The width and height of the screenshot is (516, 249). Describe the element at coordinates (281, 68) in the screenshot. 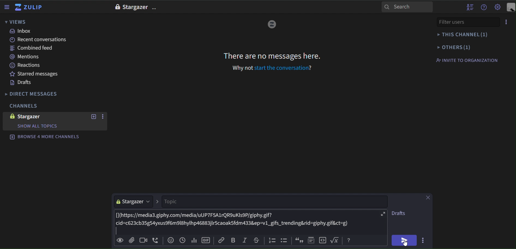

I see `start the conversation` at that location.